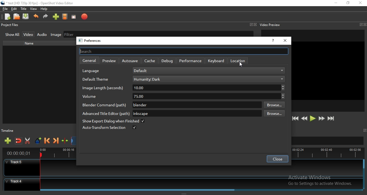 The image size is (367, 195). What do you see at coordinates (295, 119) in the screenshot?
I see `Jump to start` at bounding box center [295, 119].